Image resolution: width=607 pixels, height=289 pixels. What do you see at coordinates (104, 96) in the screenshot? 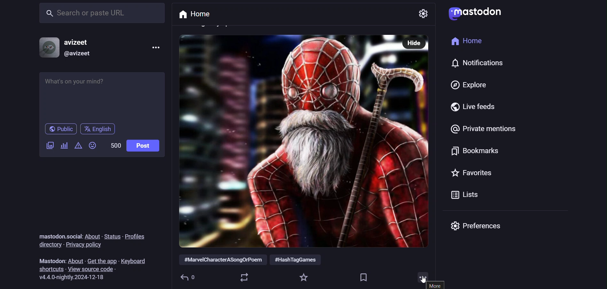
I see `whats on your mind` at bounding box center [104, 96].